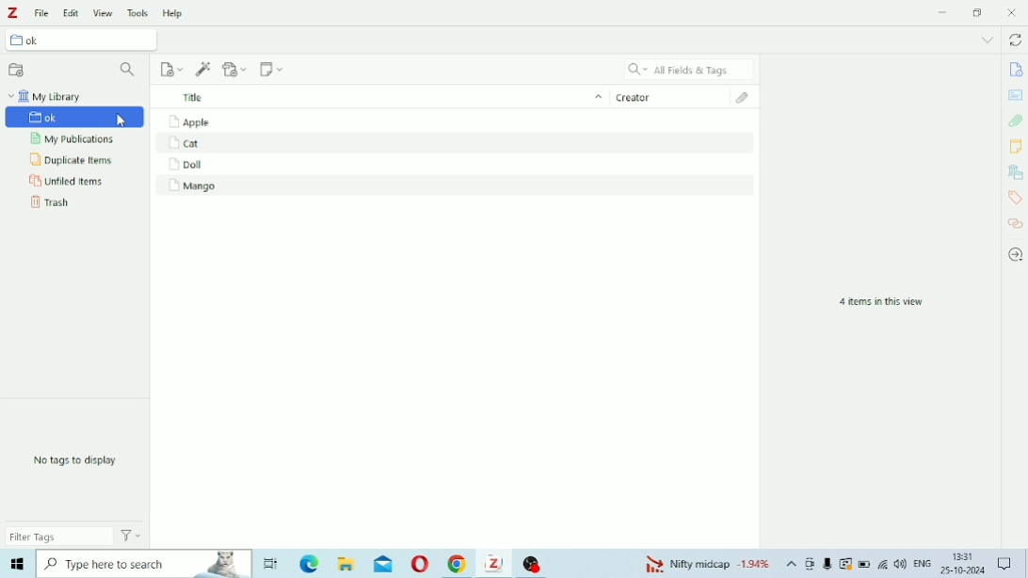 The image size is (1028, 578). What do you see at coordinates (1014, 172) in the screenshot?
I see `Libraries and Collections` at bounding box center [1014, 172].